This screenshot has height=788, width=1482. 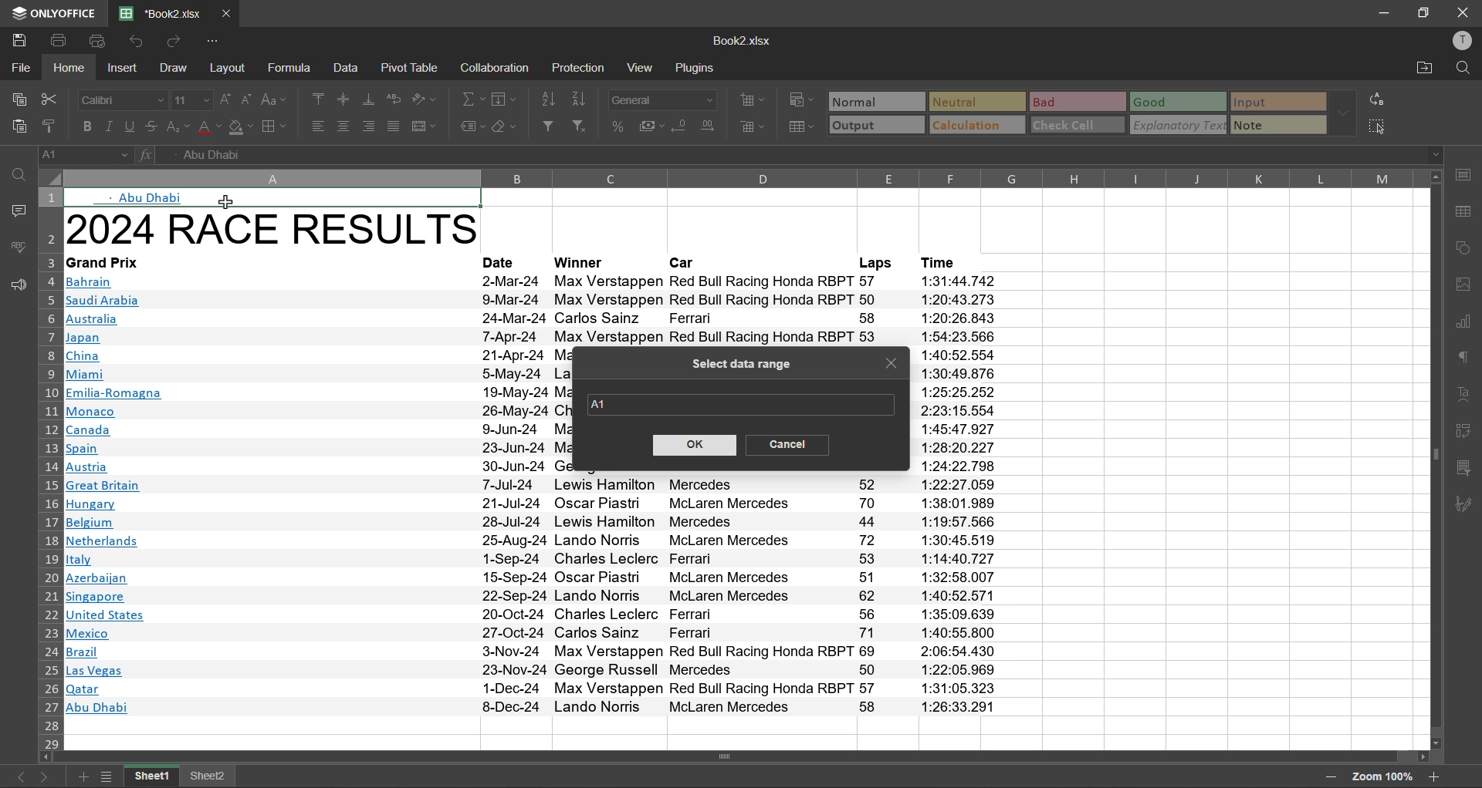 What do you see at coordinates (344, 124) in the screenshot?
I see `align center` at bounding box center [344, 124].